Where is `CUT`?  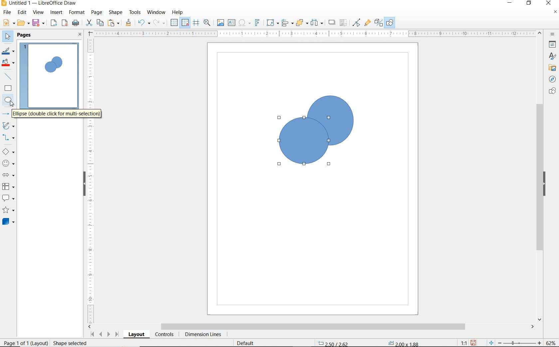 CUT is located at coordinates (89, 23).